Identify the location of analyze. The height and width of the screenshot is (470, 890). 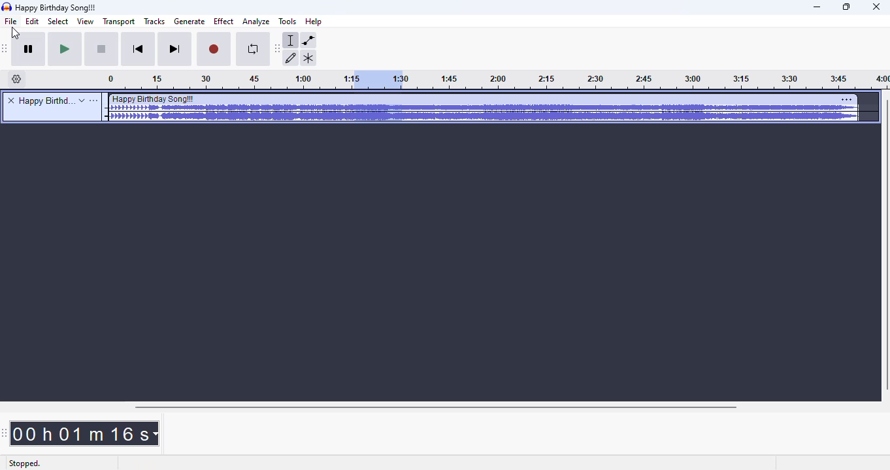
(256, 22).